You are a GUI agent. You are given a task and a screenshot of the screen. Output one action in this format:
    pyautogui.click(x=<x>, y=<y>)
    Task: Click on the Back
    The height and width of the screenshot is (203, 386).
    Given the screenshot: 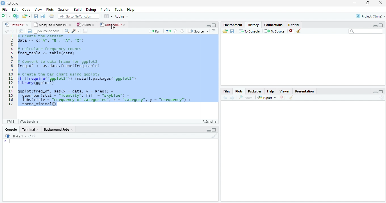 What is the action you would take?
    pyautogui.click(x=7, y=31)
    